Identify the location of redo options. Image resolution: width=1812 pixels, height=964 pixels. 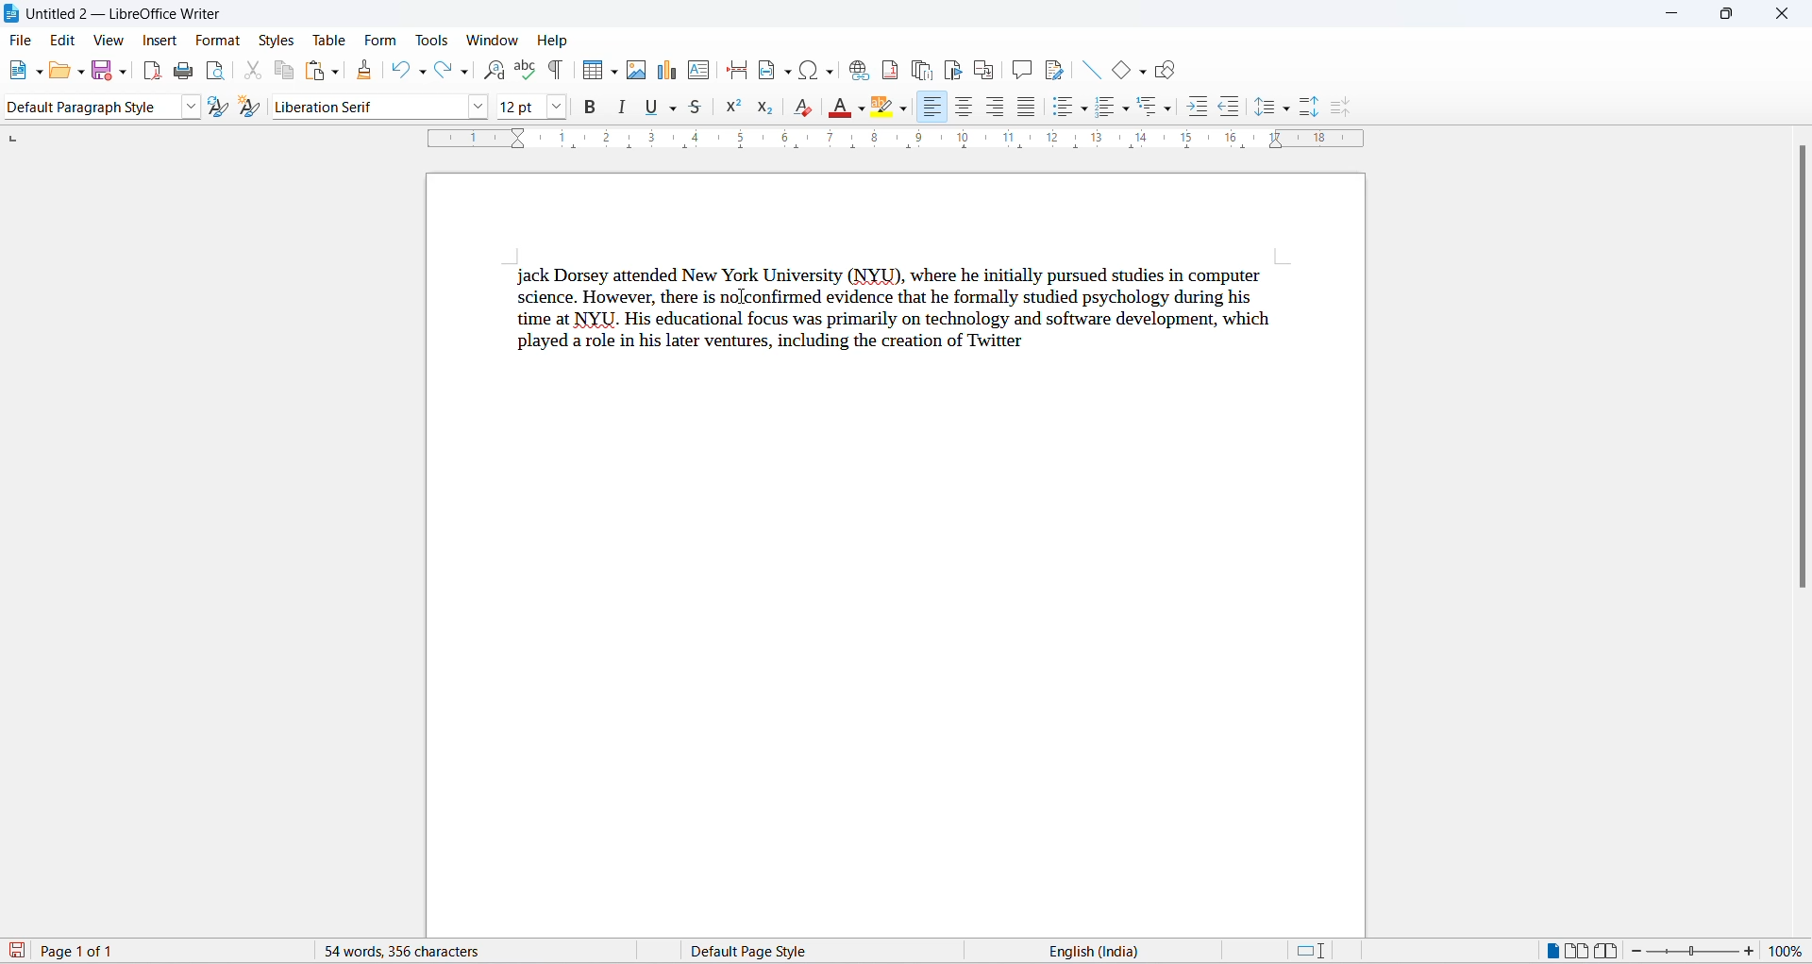
(466, 73).